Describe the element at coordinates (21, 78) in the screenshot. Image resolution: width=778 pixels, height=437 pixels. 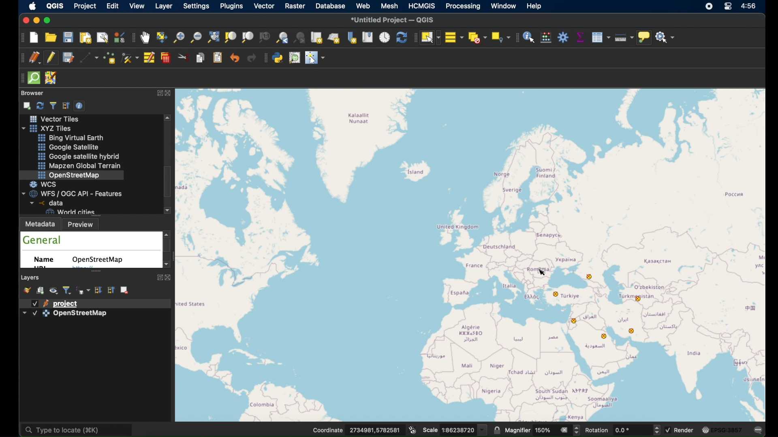
I see `drag handle` at that location.